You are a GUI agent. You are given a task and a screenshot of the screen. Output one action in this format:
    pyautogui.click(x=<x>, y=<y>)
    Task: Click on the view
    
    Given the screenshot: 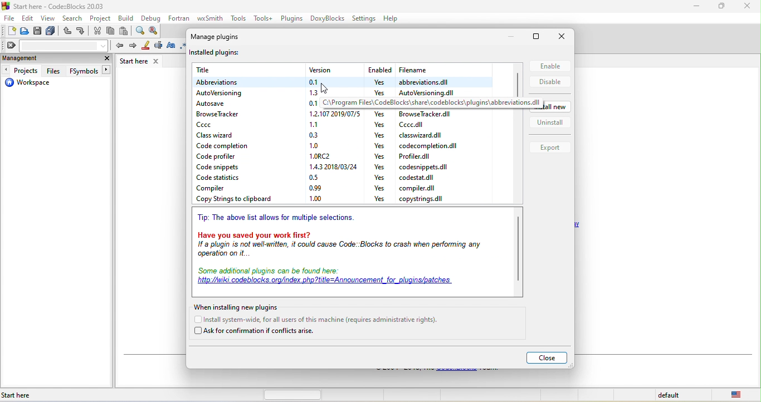 What is the action you would take?
    pyautogui.click(x=48, y=18)
    